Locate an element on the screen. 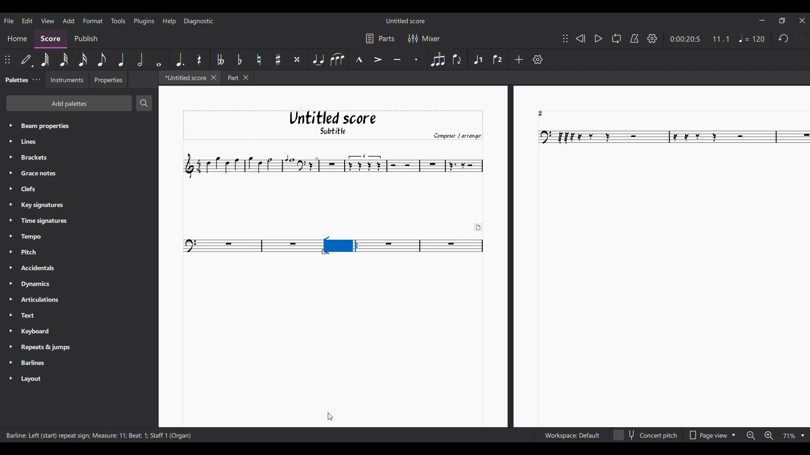  Add is located at coordinates (519, 59).